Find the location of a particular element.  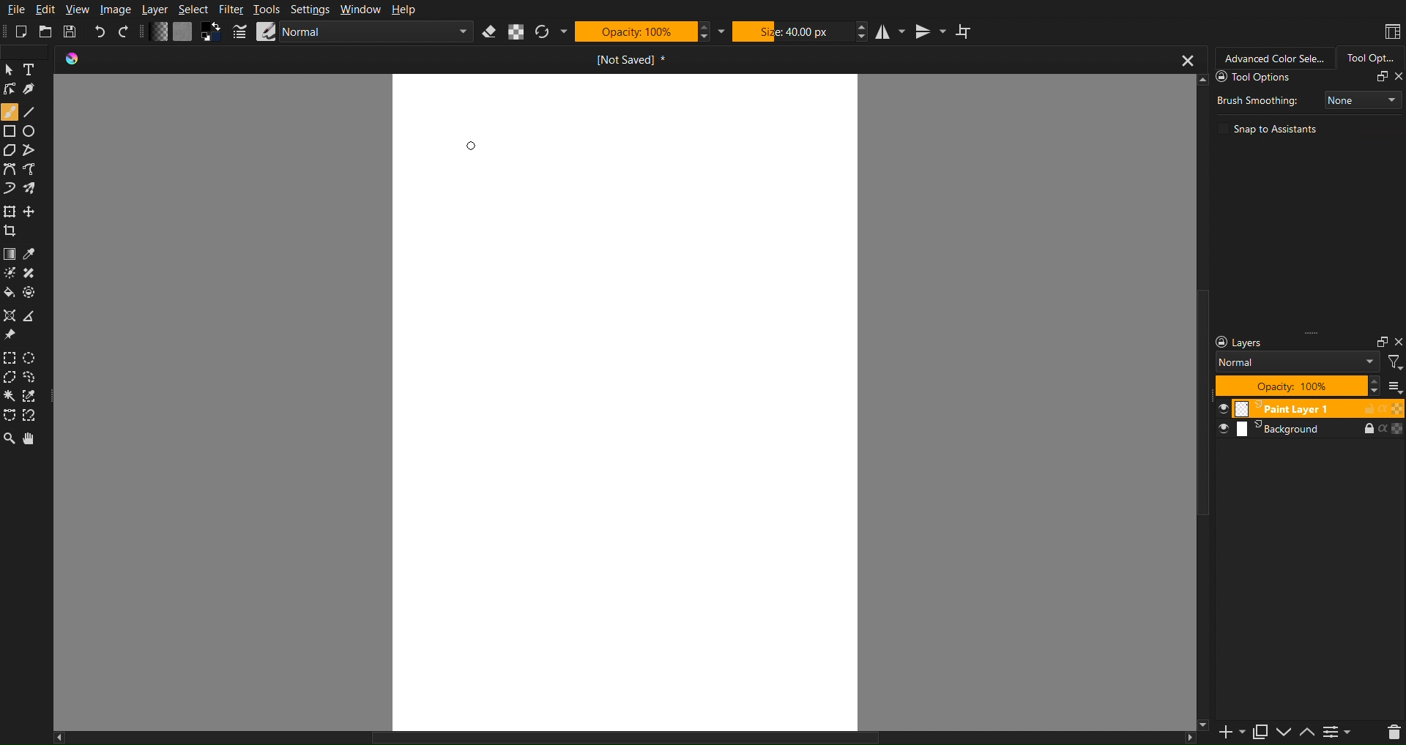

File is located at coordinates (14, 8).